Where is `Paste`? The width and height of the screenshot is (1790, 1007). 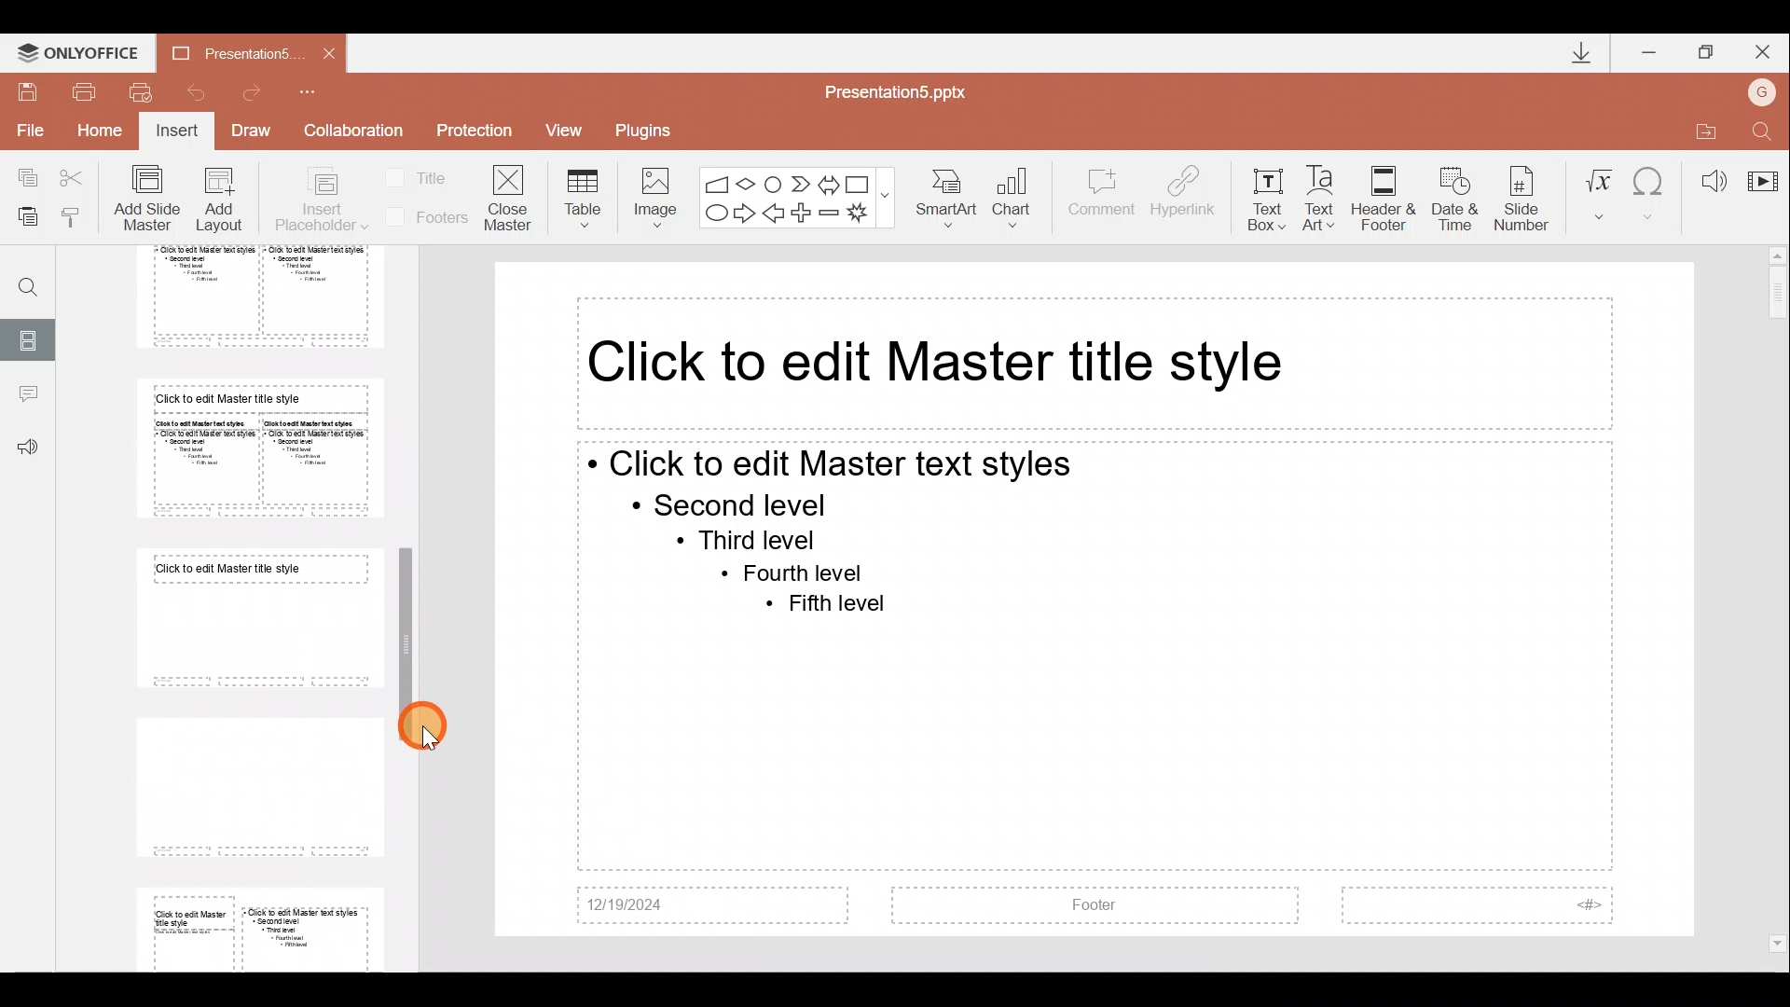
Paste is located at coordinates (27, 219).